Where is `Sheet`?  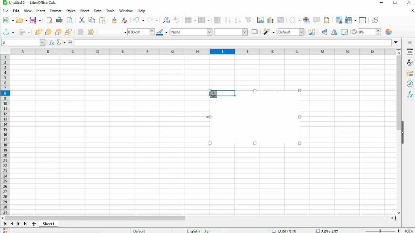 Sheet is located at coordinates (85, 11).